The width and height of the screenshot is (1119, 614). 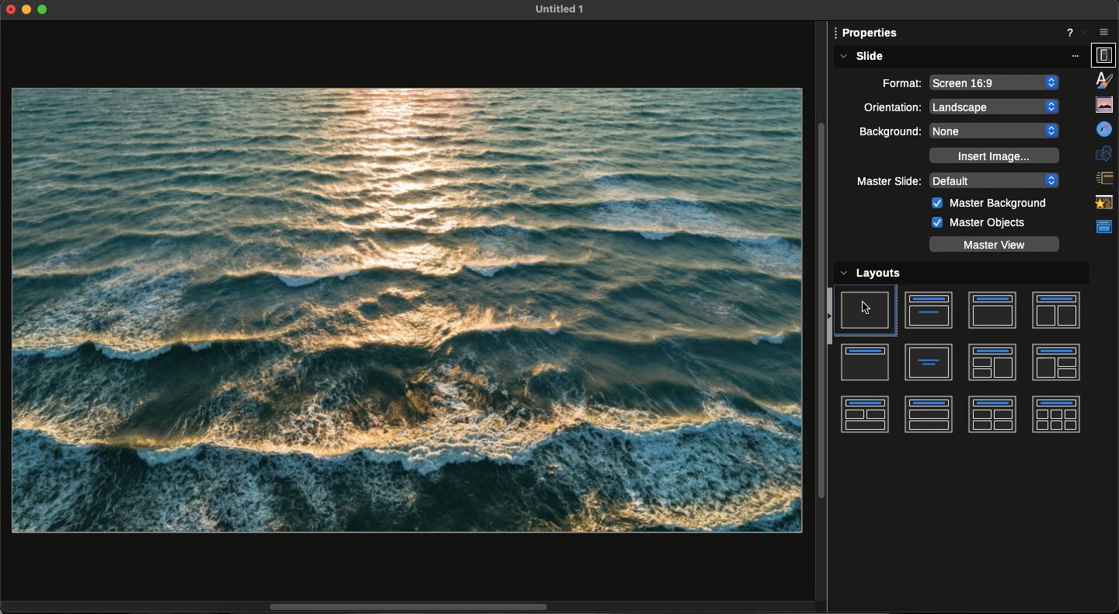 What do you see at coordinates (406, 309) in the screenshot?
I see `New layout on plain slide` at bounding box center [406, 309].